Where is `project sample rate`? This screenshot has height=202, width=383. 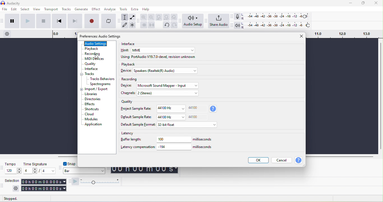 project sample rate is located at coordinates (160, 109).